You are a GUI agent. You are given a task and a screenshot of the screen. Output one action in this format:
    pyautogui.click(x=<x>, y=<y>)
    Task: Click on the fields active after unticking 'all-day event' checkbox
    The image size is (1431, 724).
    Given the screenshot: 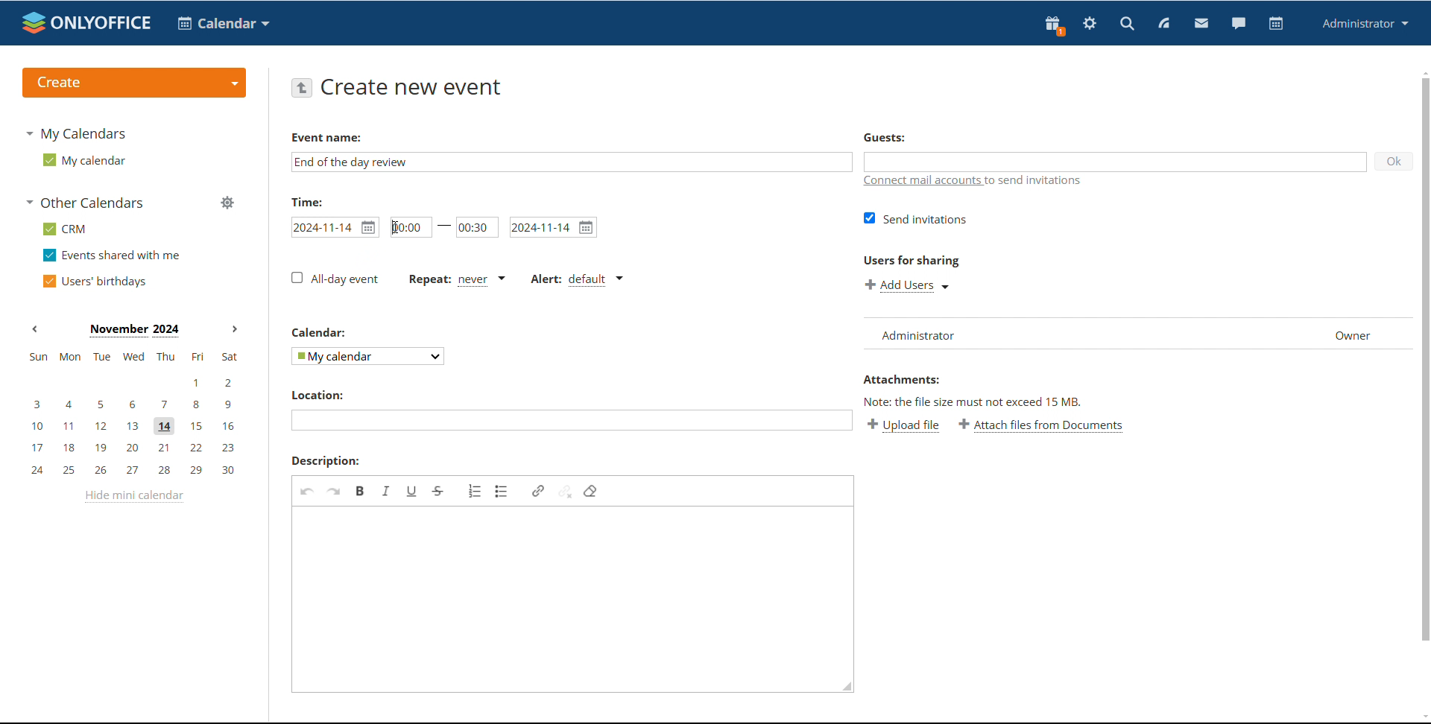 What is the action you would take?
    pyautogui.click(x=441, y=227)
    